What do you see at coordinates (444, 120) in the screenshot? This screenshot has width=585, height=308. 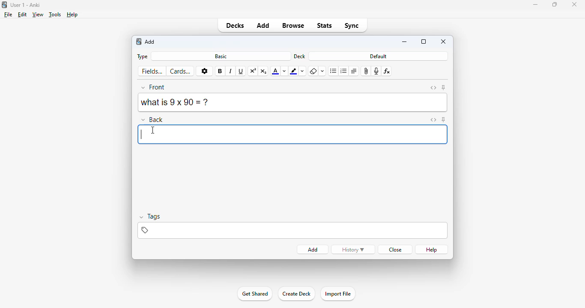 I see `toggle sticky` at bounding box center [444, 120].